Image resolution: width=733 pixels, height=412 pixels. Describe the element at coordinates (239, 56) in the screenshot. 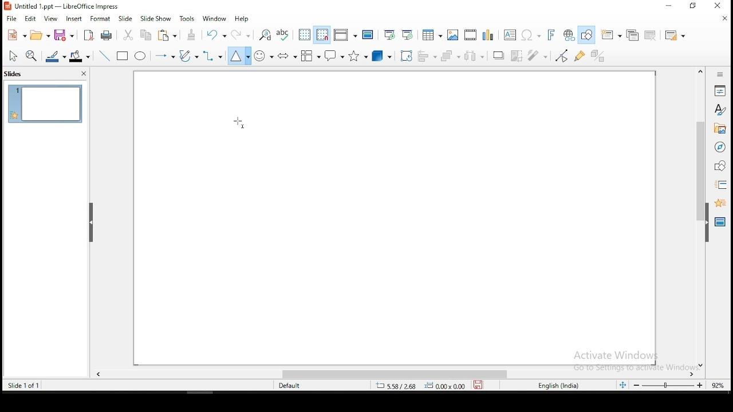

I see `basic shapes` at that location.